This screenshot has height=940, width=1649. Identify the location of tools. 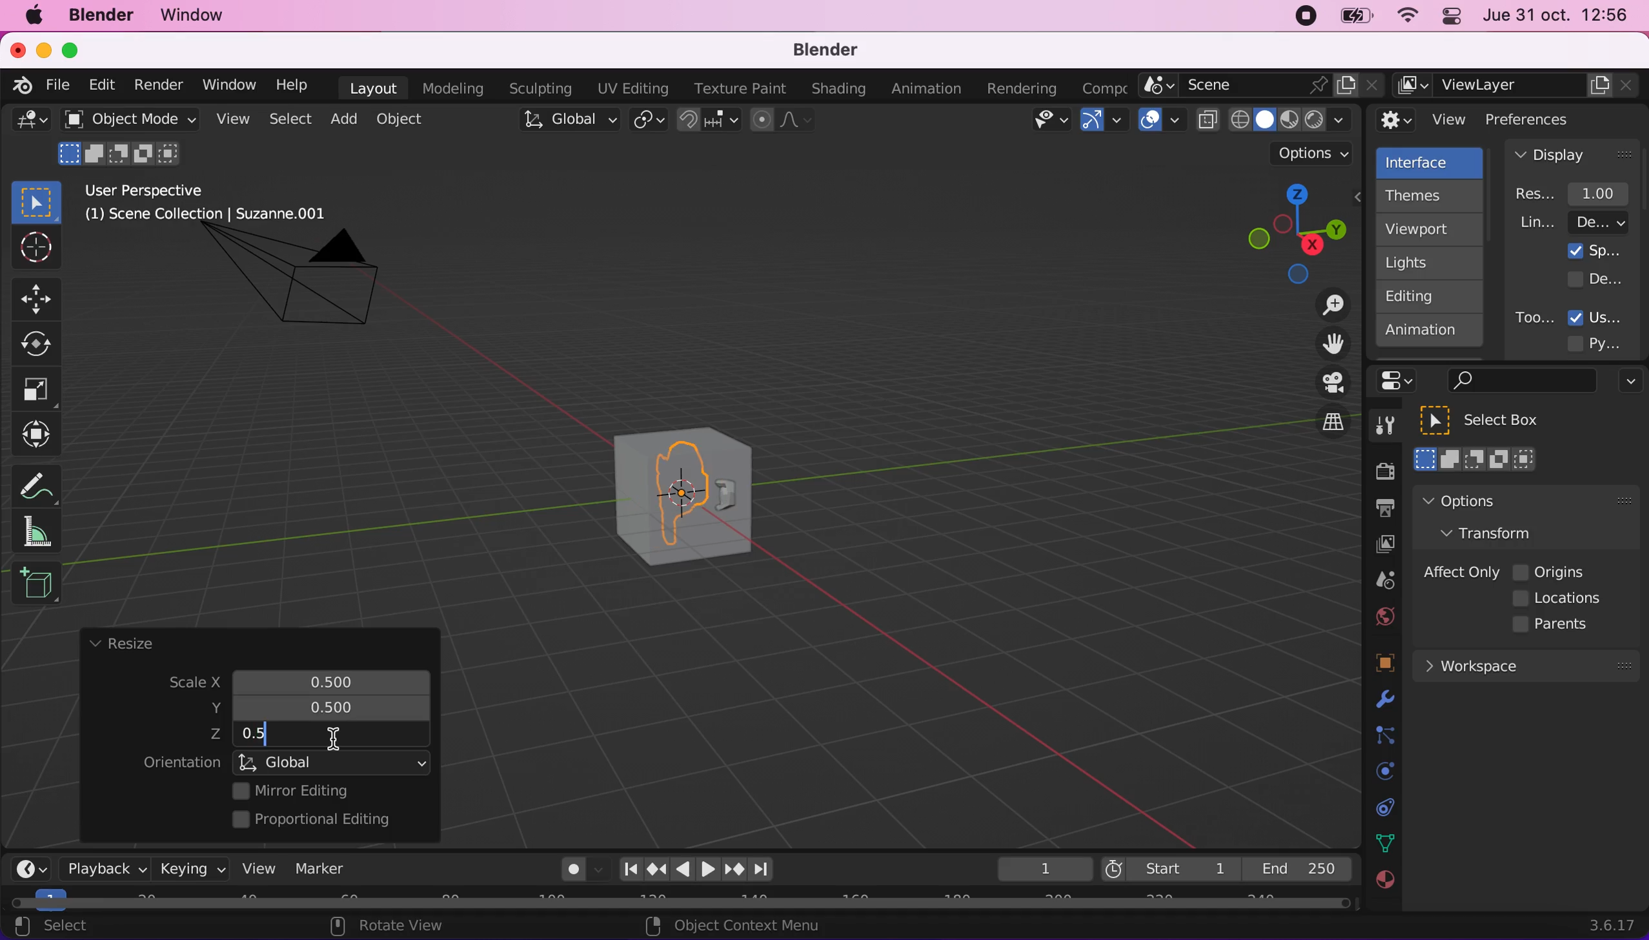
(1378, 429).